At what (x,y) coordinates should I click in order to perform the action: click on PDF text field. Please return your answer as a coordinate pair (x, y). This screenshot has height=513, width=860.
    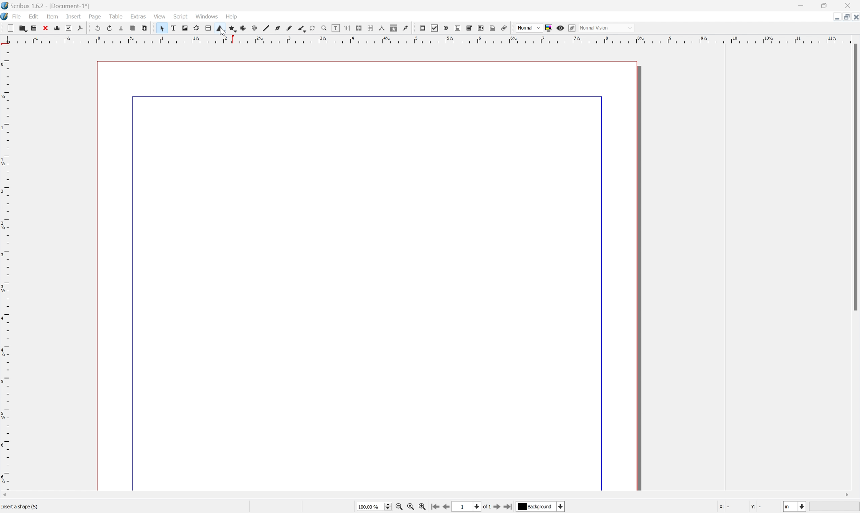
    Looking at the image, I should click on (456, 28).